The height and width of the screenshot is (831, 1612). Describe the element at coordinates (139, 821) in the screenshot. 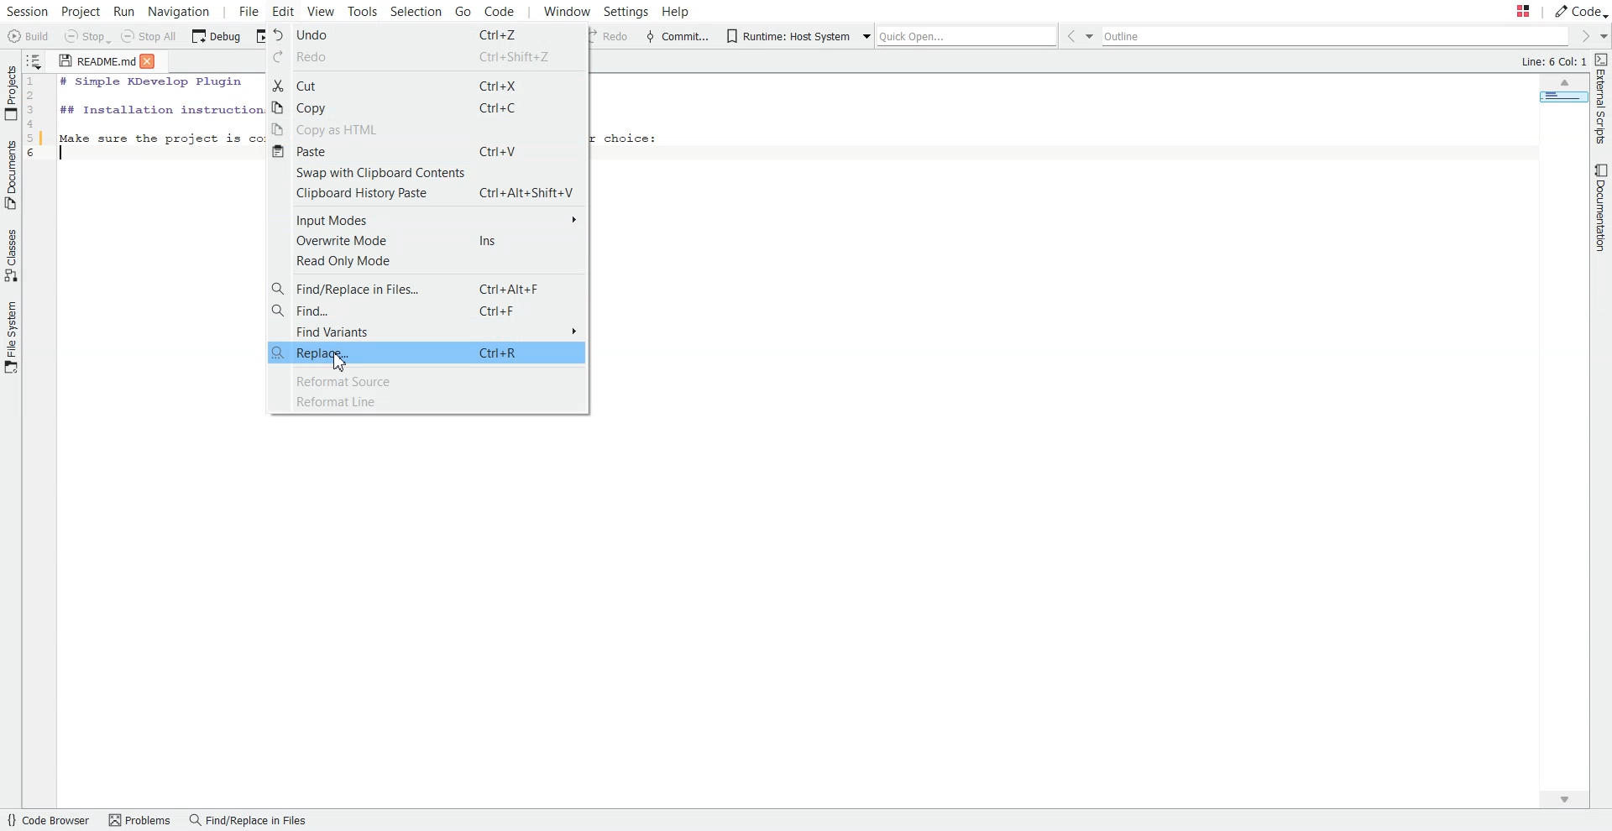

I see `Problems` at that location.